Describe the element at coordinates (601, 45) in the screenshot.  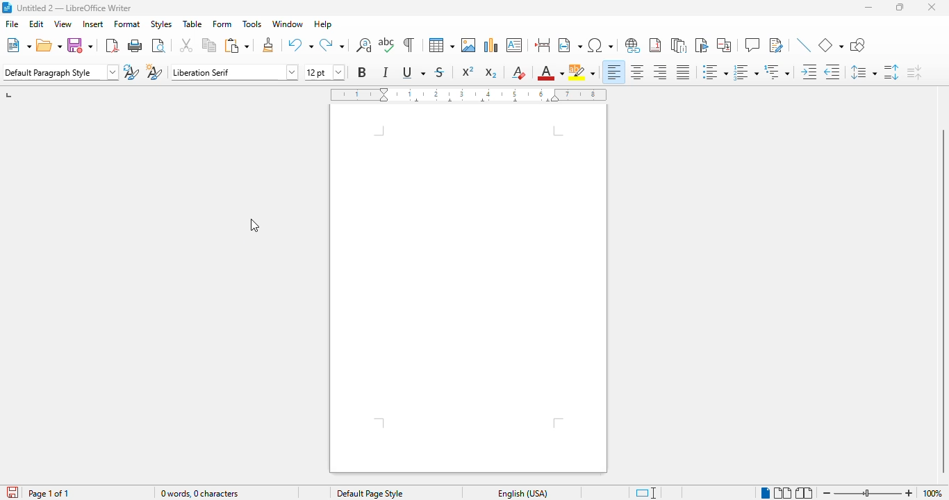
I see `insert special characters` at that location.